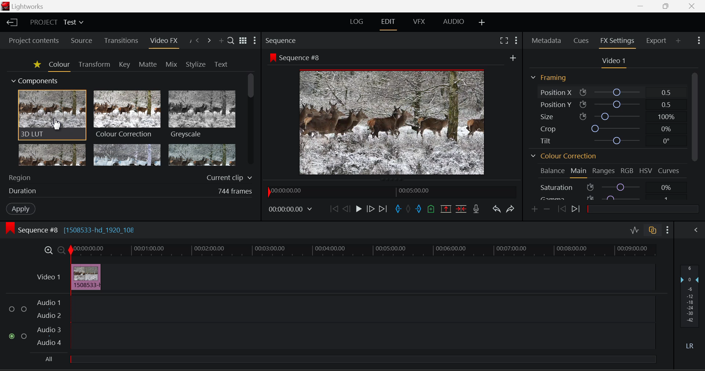 This screenshot has height=371, width=705. What do you see at coordinates (210, 40) in the screenshot?
I see `Next Panel` at bounding box center [210, 40].